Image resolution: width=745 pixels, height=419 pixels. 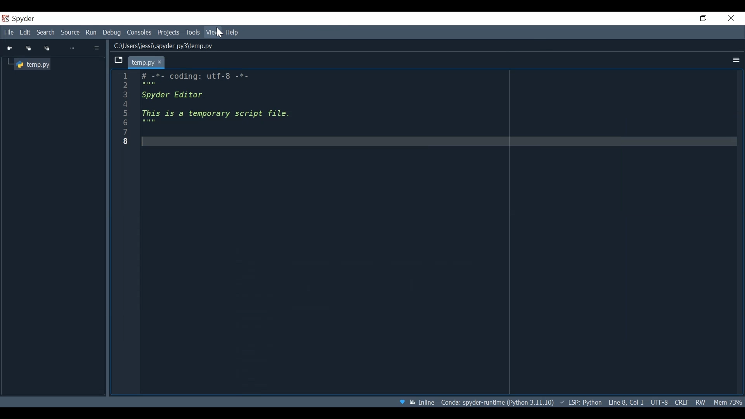 What do you see at coordinates (498, 403) in the screenshot?
I see `Conda: spyder-runtime (Python 3.11.10)` at bounding box center [498, 403].